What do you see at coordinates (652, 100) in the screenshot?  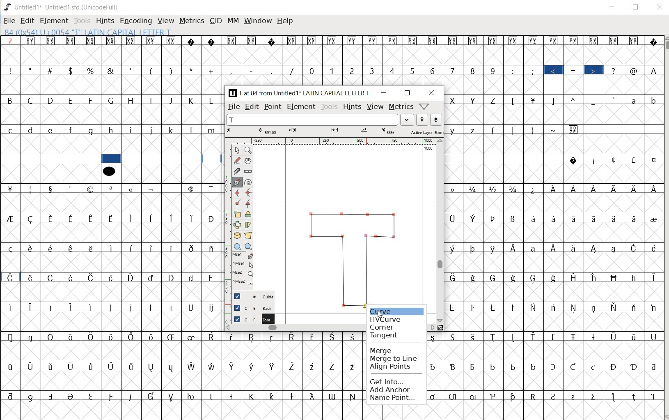 I see `b` at bounding box center [652, 100].